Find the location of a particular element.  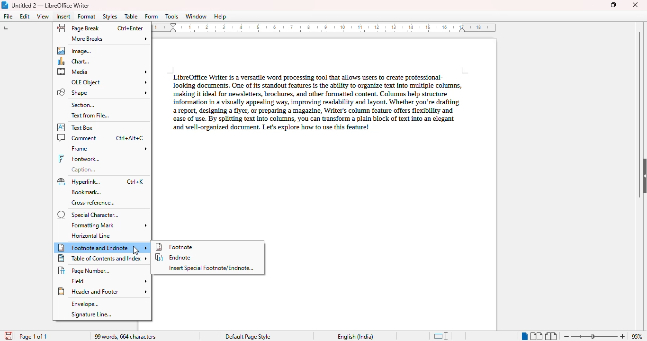

footnote is located at coordinates (175, 247).